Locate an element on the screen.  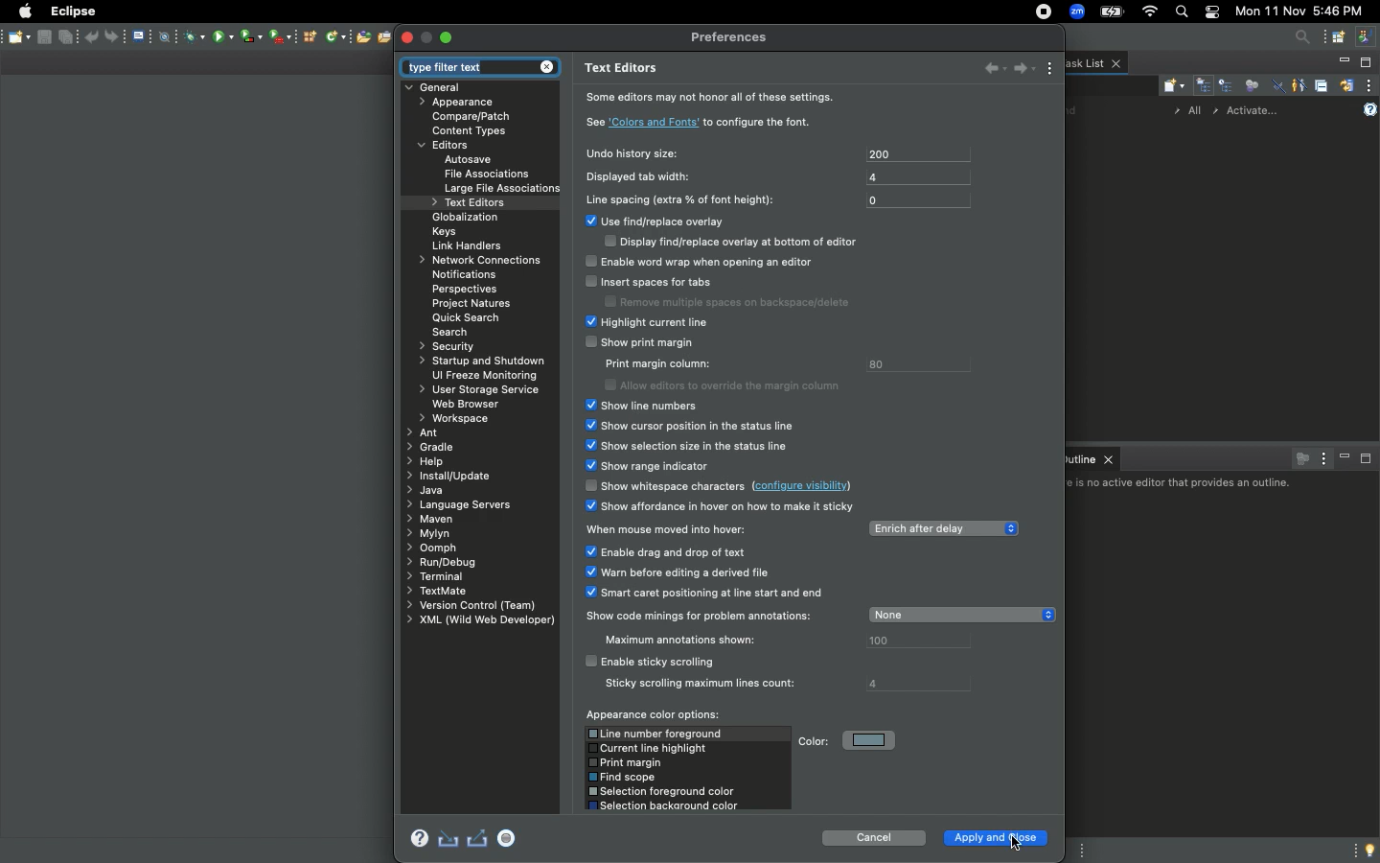
Date/time is located at coordinates (1305, 12).